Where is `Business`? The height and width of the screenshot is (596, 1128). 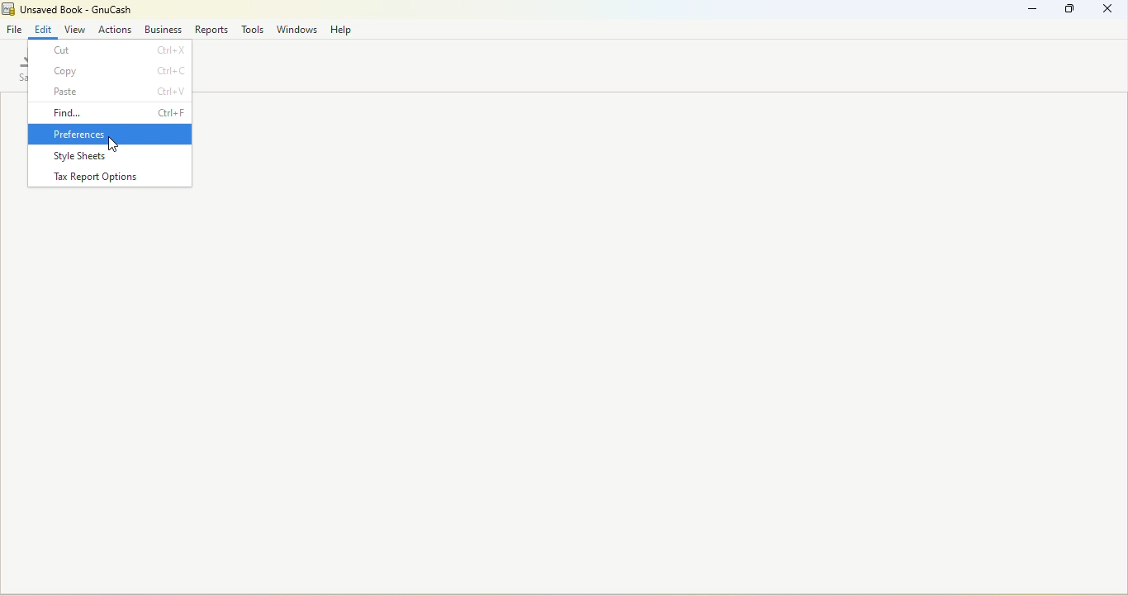
Business is located at coordinates (163, 28).